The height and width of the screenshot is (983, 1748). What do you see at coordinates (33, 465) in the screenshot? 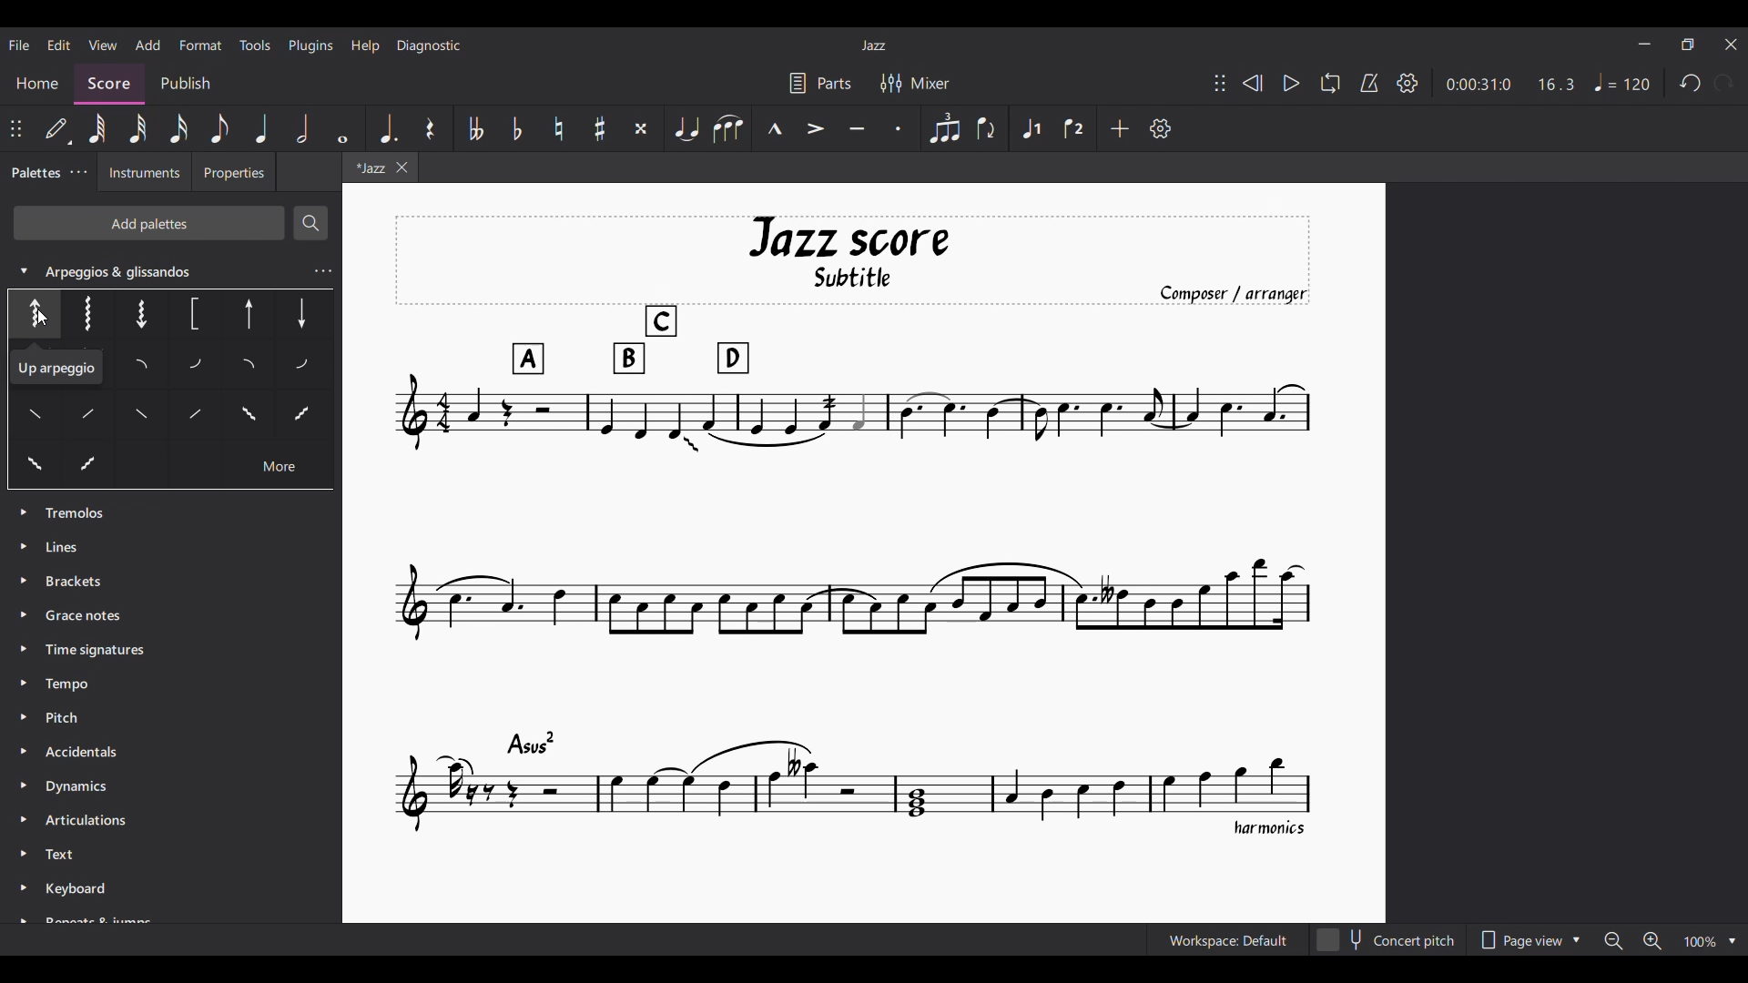
I see `` at bounding box center [33, 465].